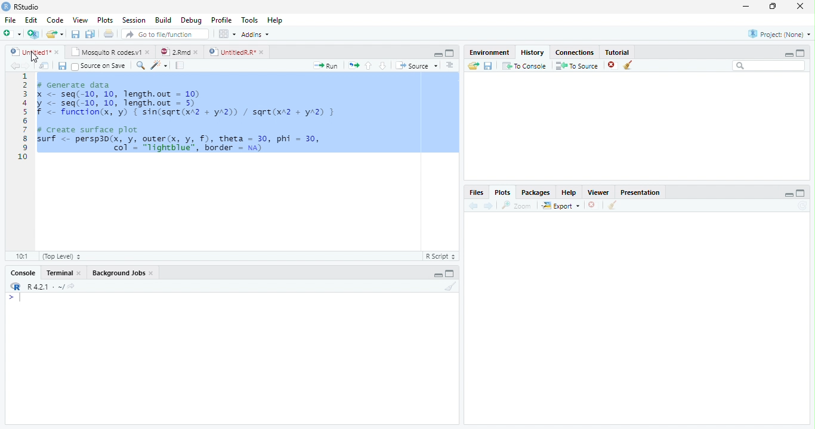  I want to click on Print the current file, so click(109, 33).